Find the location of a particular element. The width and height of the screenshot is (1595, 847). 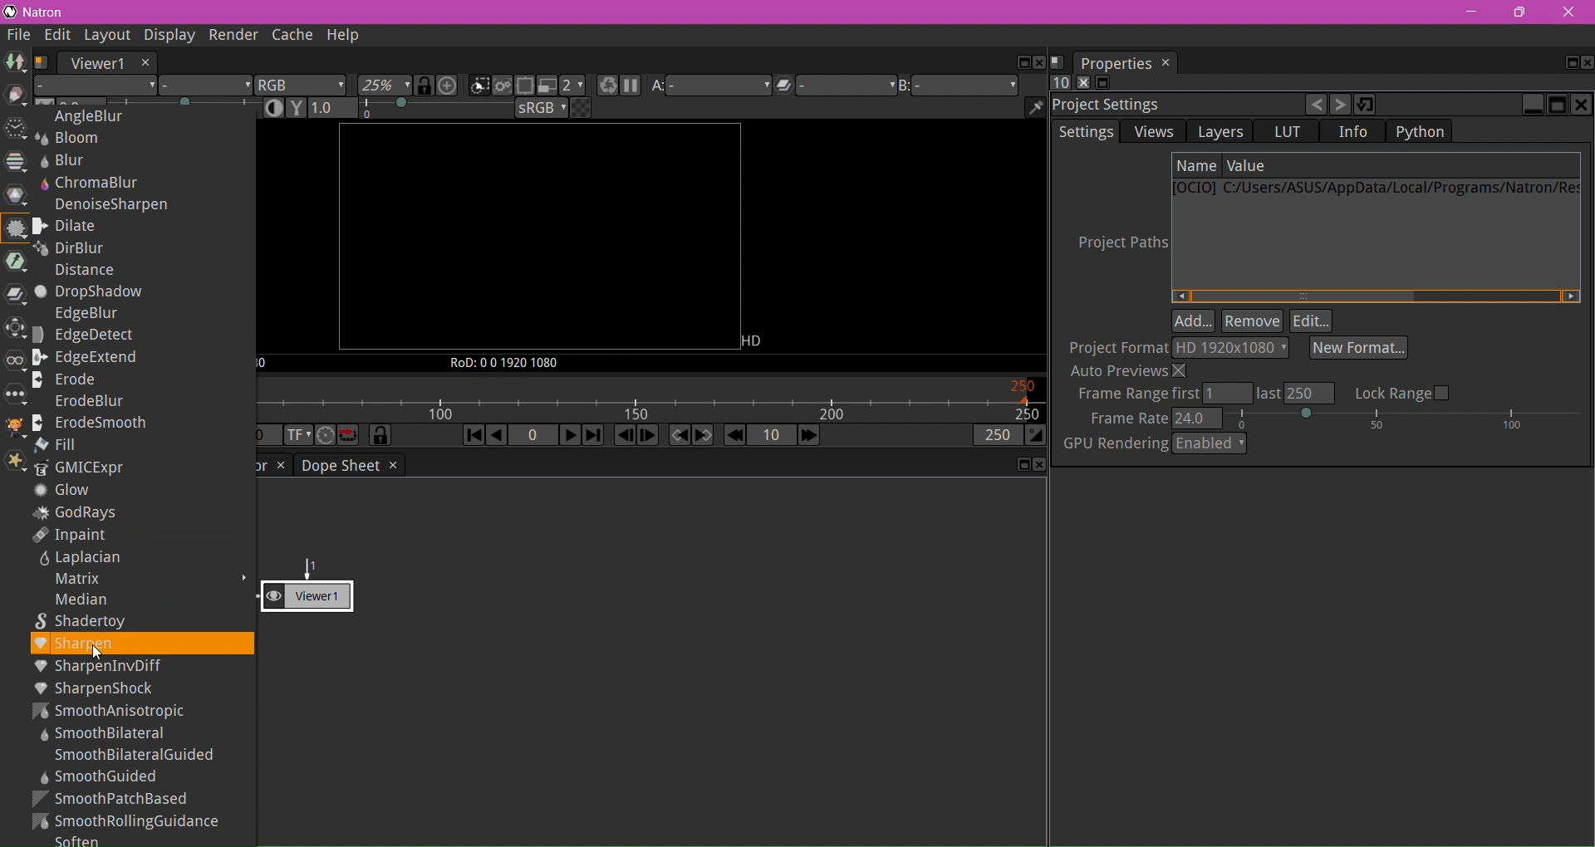

Info is located at coordinates (1355, 132).